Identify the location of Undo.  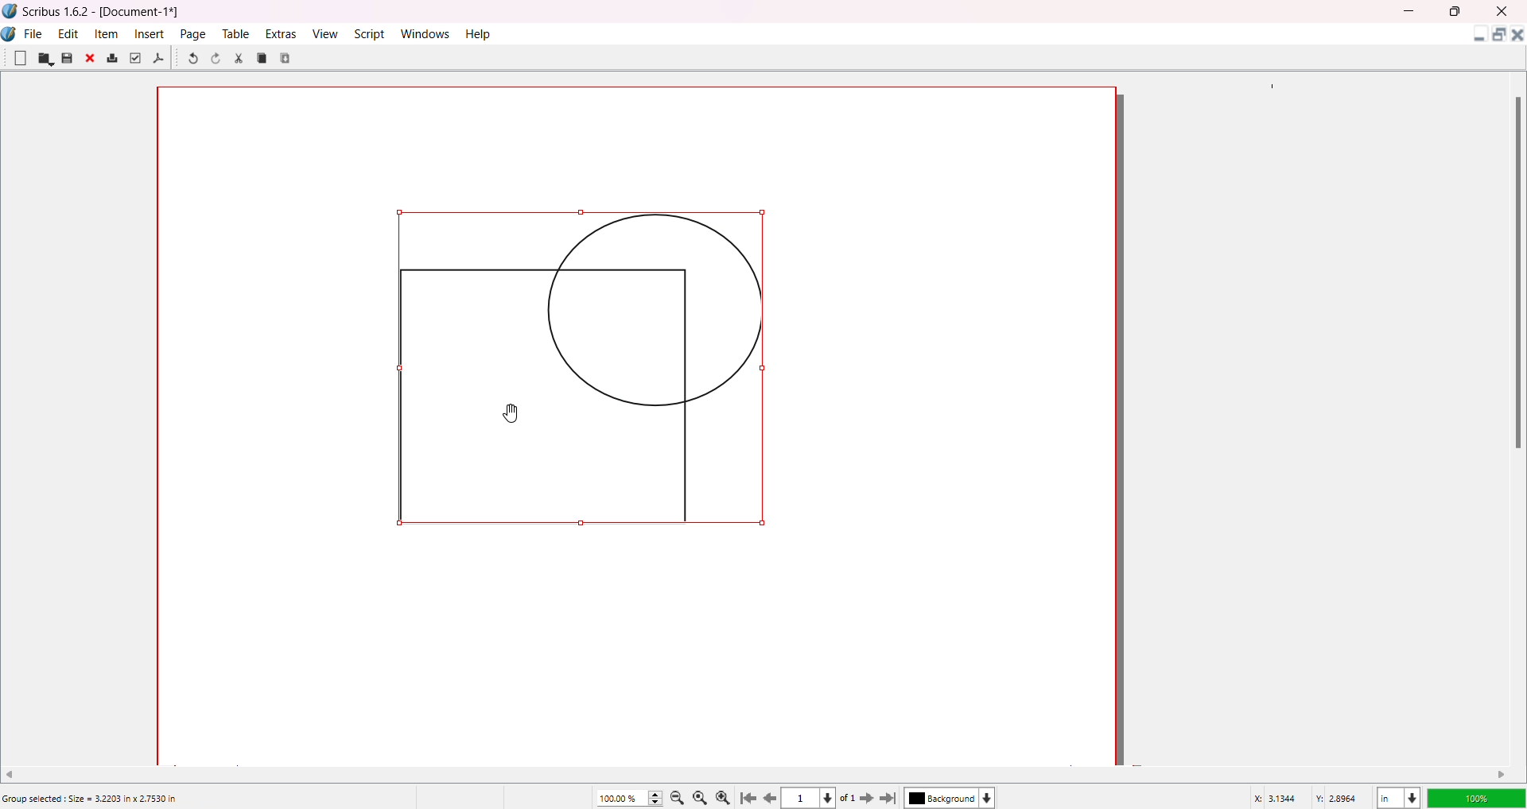
(192, 60).